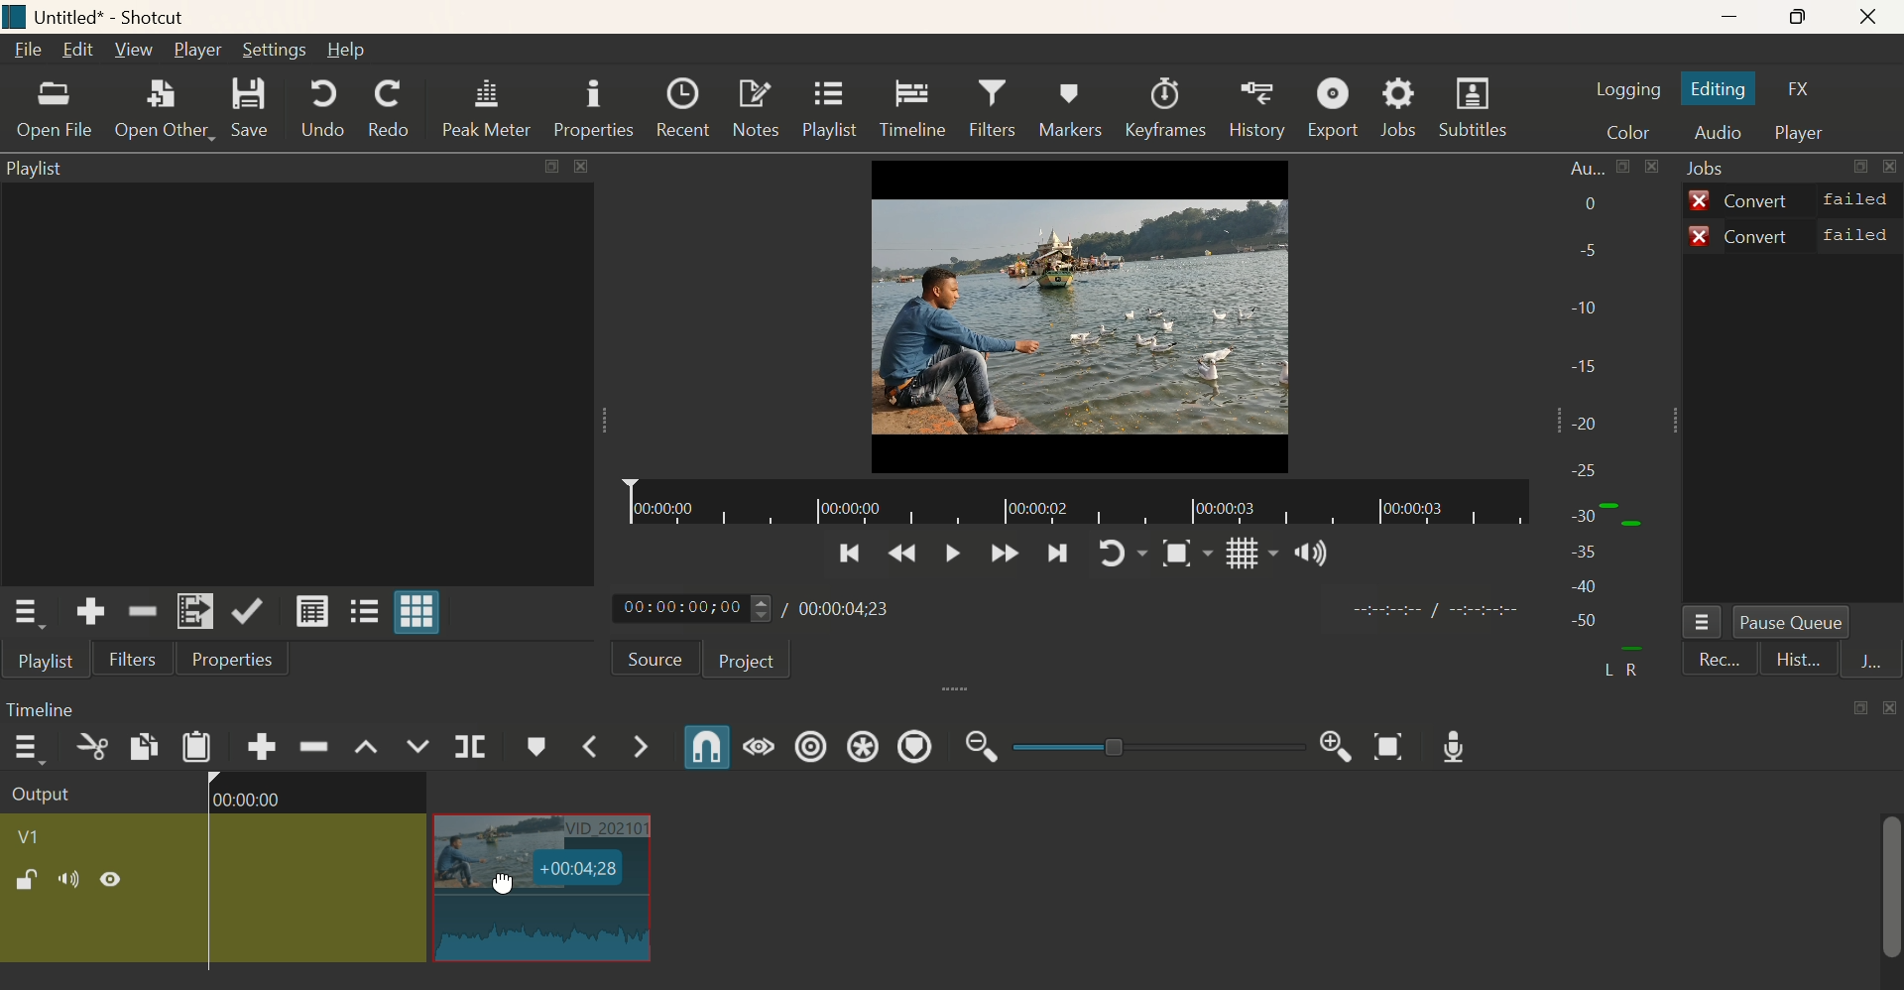  Describe the element at coordinates (323, 108) in the screenshot. I see `Undo` at that location.